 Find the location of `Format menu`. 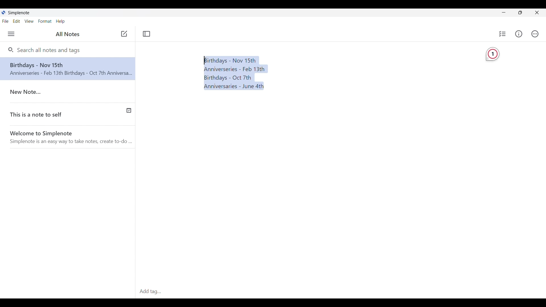

Format menu is located at coordinates (45, 21).